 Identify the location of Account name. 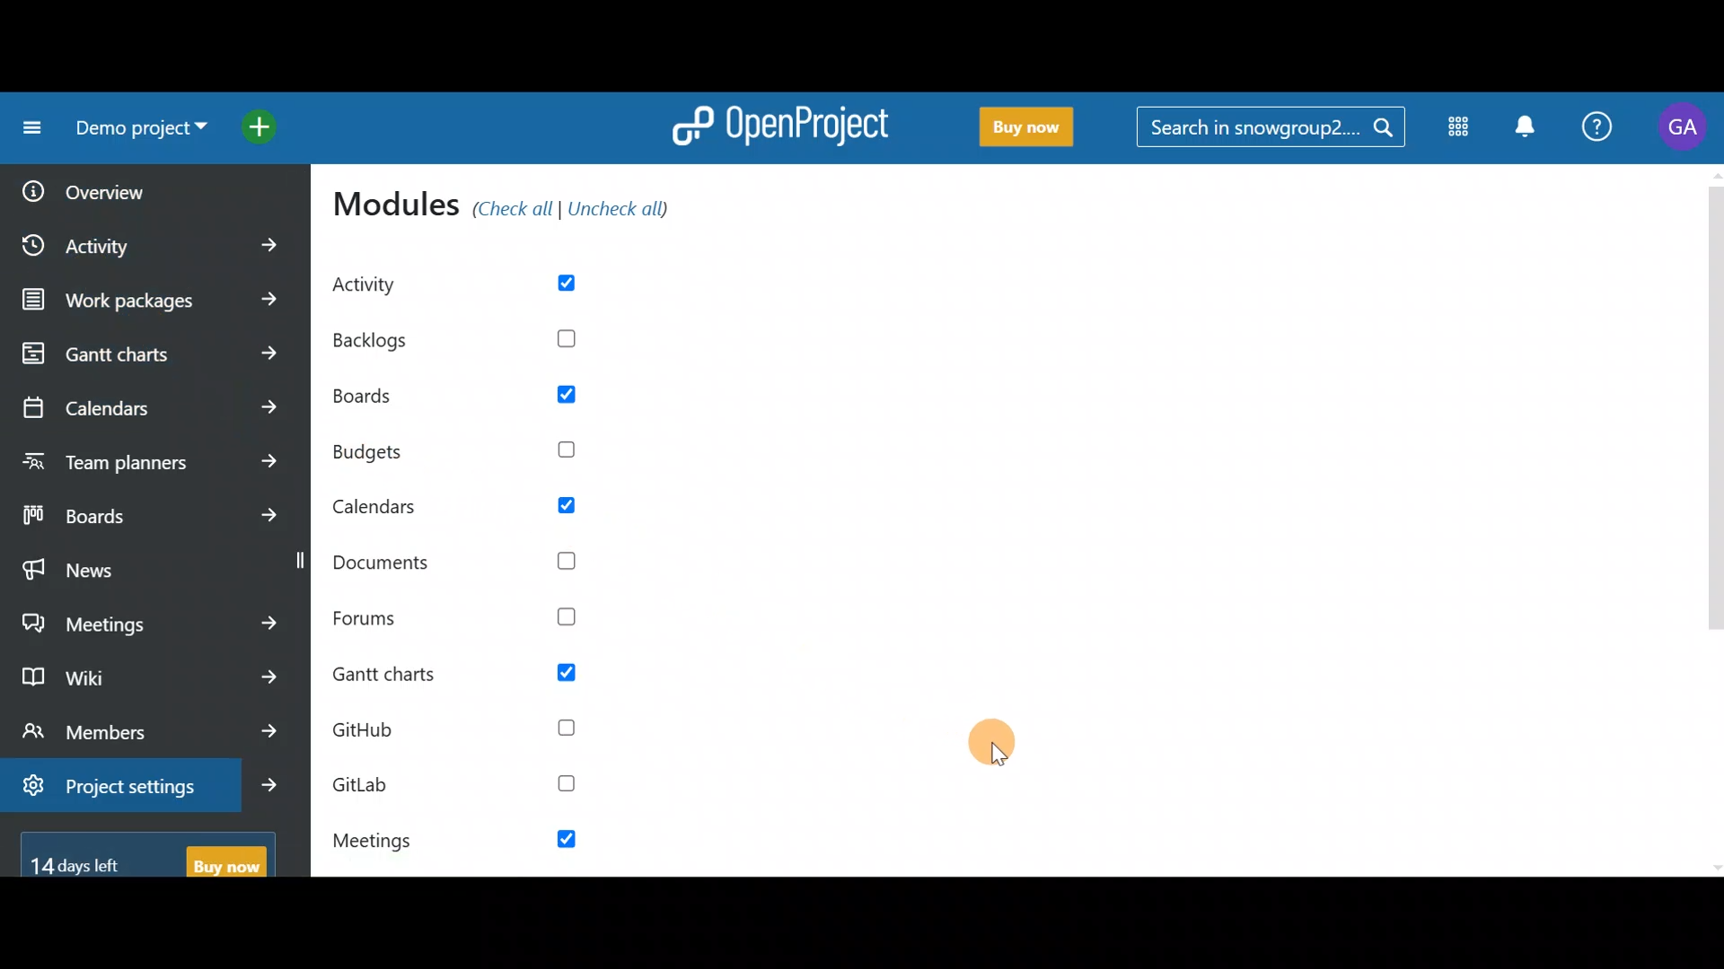
(1680, 131).